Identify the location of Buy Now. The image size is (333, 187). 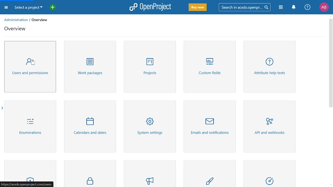
(198, 8).